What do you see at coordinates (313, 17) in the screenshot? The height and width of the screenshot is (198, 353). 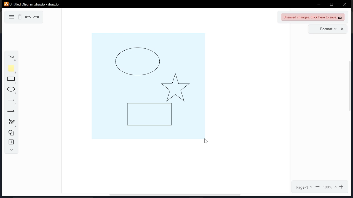 I see `unsaved changes` at bounding box center [313, 17].